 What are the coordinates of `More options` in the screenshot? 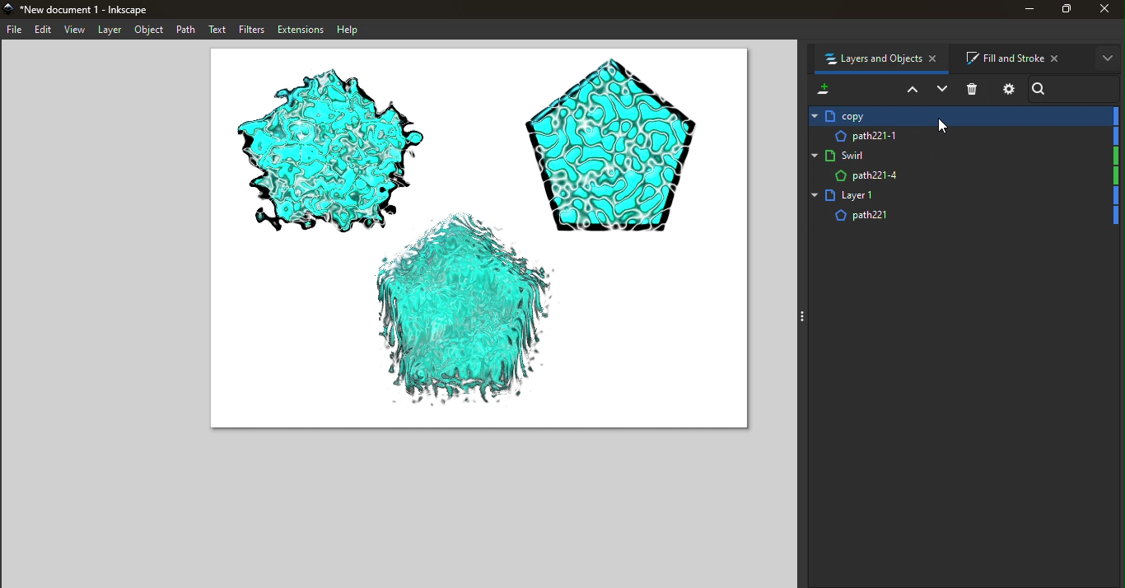 It's located at (1110, 60).